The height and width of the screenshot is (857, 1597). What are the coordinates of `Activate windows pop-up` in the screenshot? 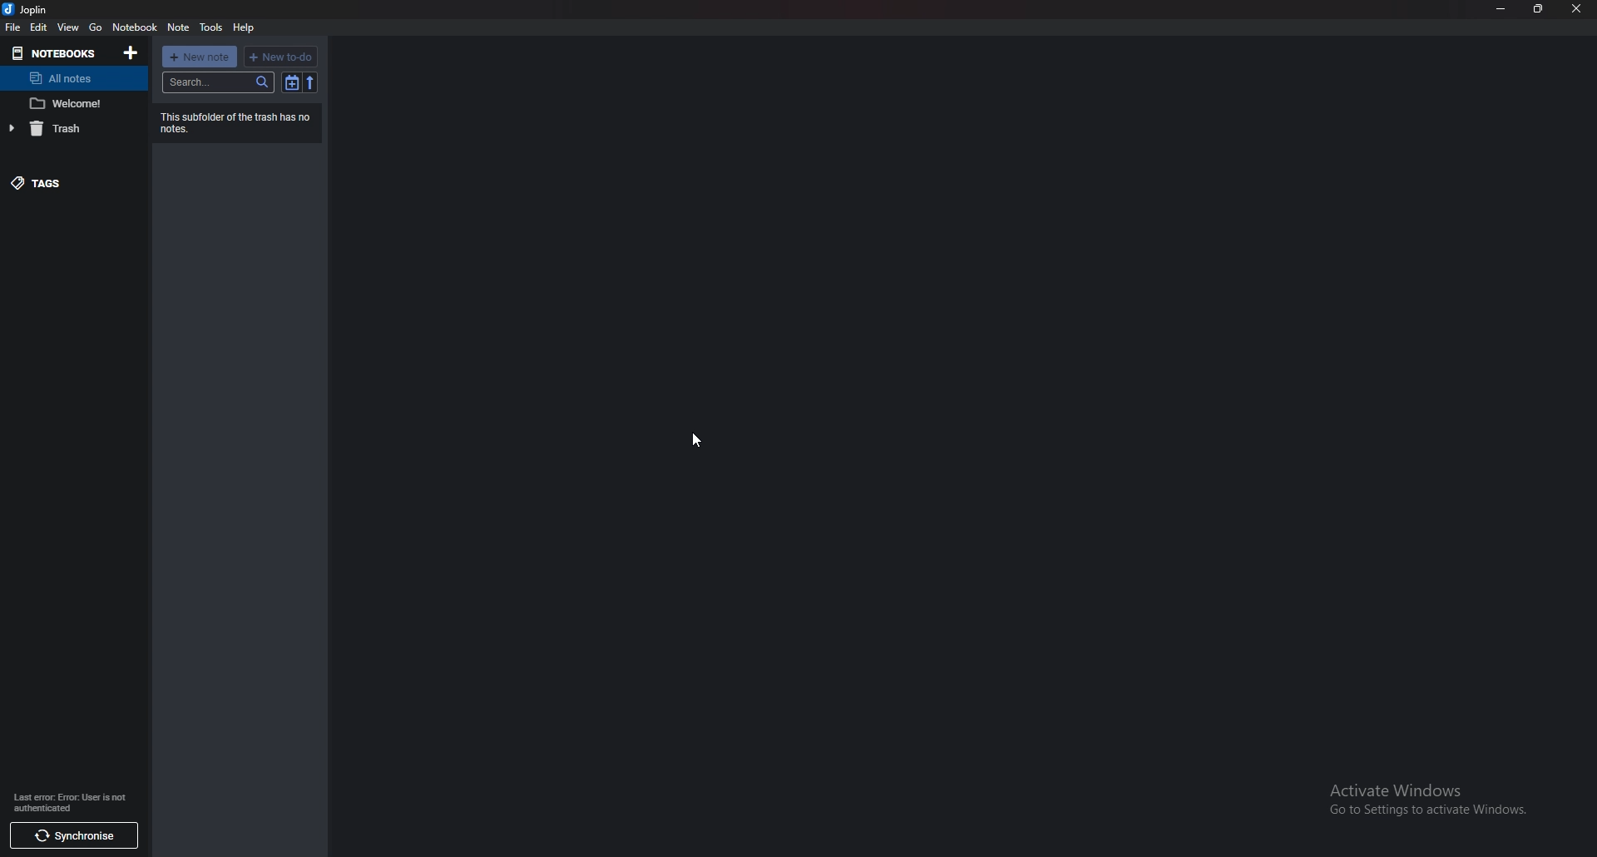 It's located at (1435, 803).